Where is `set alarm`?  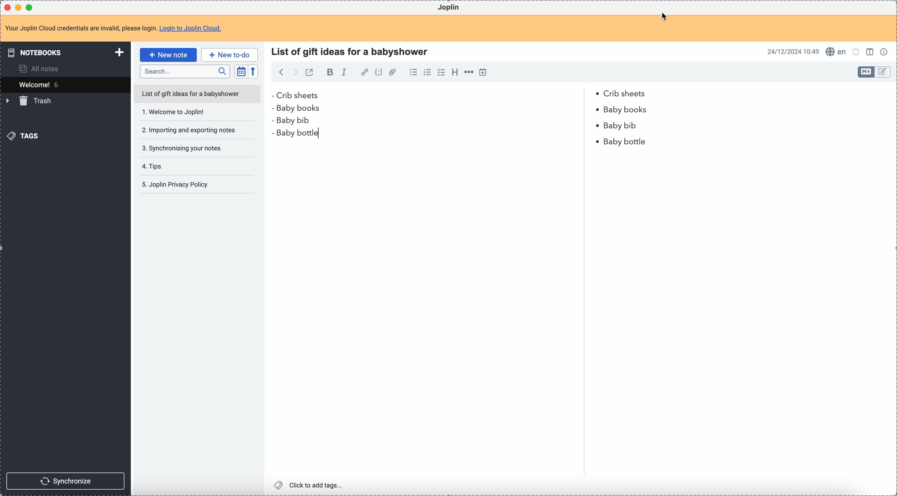
set alarm is located at coordinates (856, 52).